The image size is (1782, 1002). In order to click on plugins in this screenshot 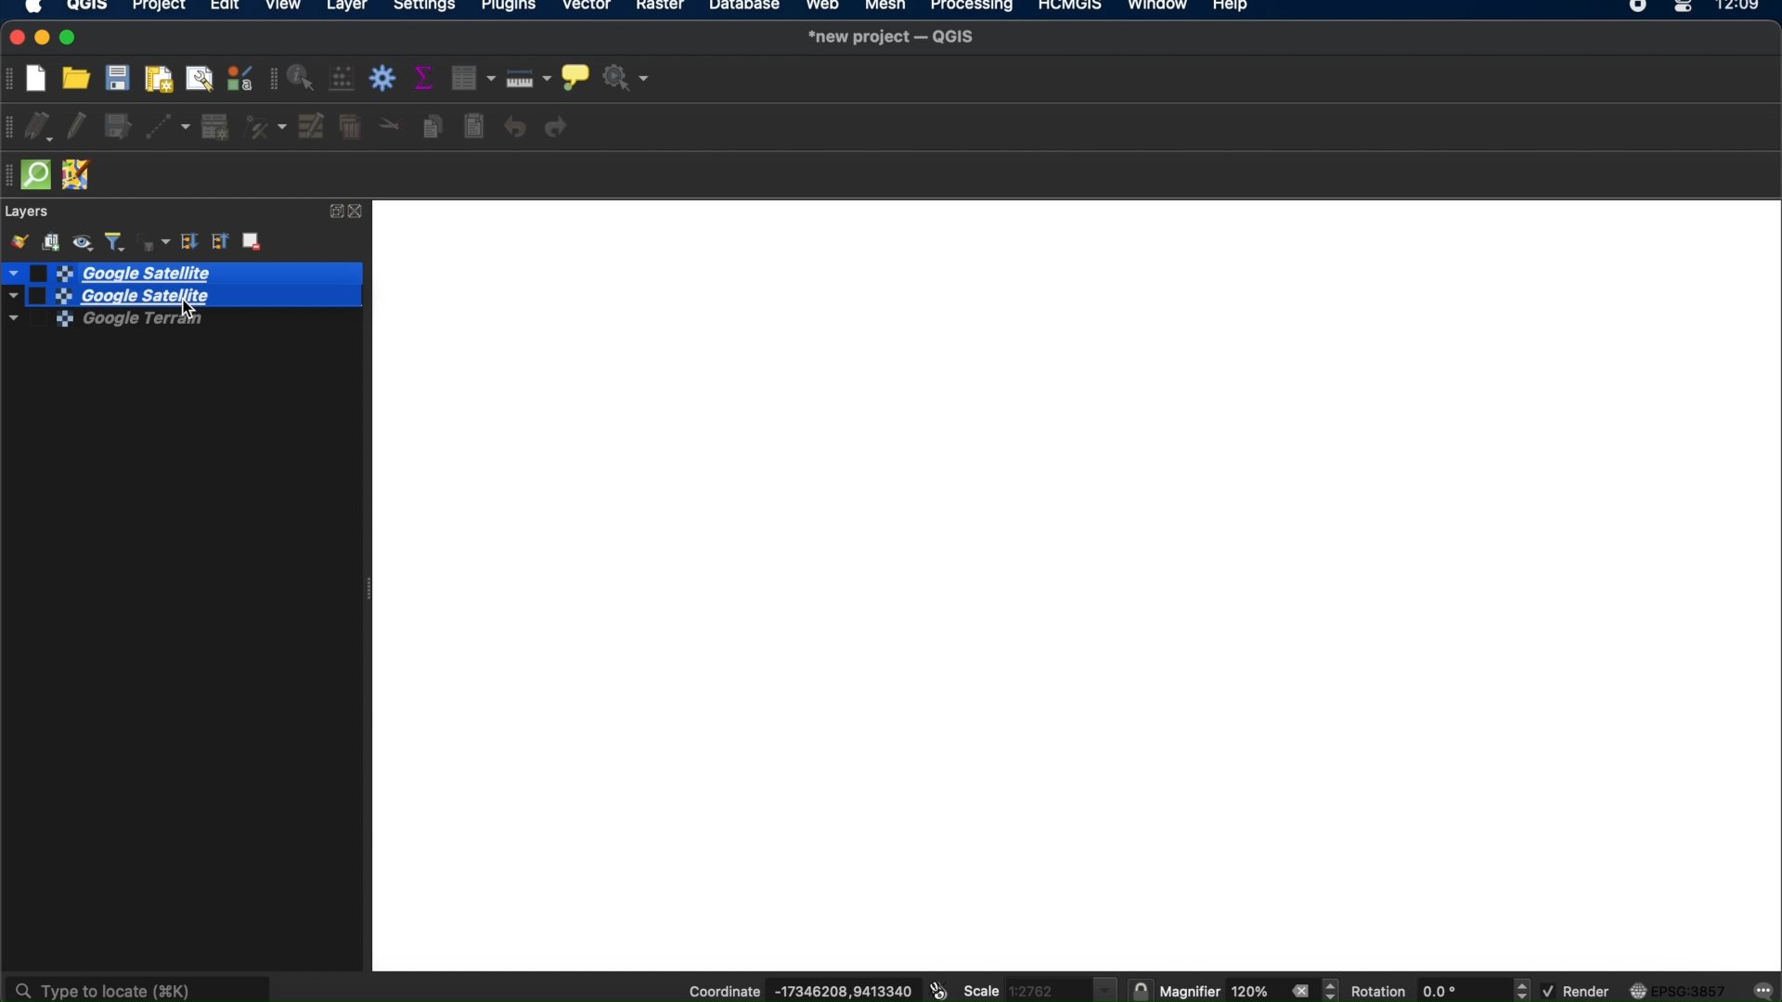, I will do `click(510, 7)`.